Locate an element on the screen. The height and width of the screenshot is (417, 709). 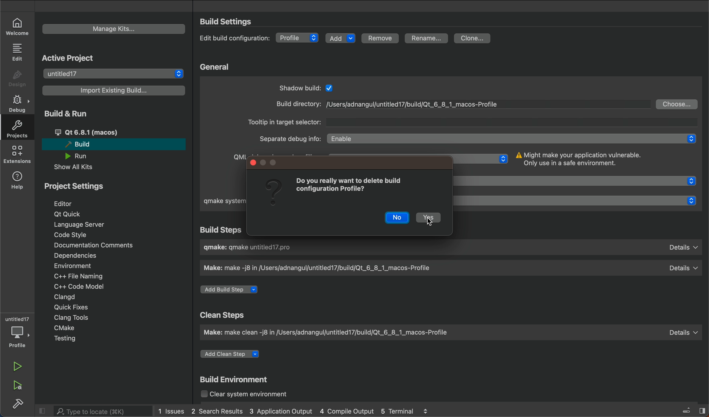
import a build is located at coordinates (113, 90).